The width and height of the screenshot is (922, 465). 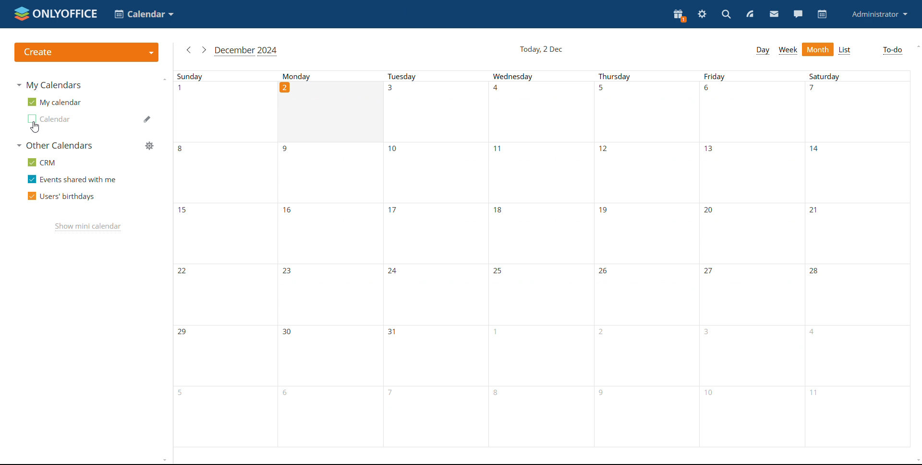 I want to click on 20, so click(x=752, y=233).